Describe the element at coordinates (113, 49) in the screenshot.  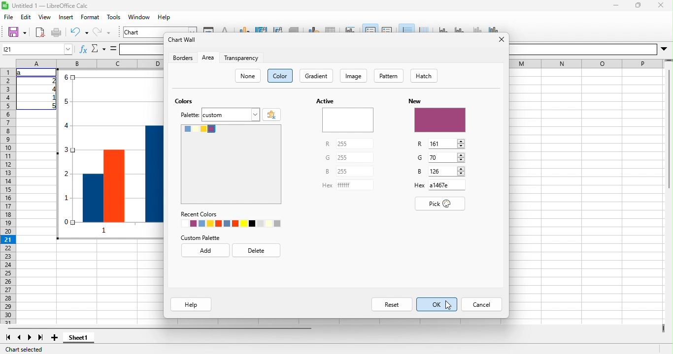
I see `is equal to symbol` at that location.